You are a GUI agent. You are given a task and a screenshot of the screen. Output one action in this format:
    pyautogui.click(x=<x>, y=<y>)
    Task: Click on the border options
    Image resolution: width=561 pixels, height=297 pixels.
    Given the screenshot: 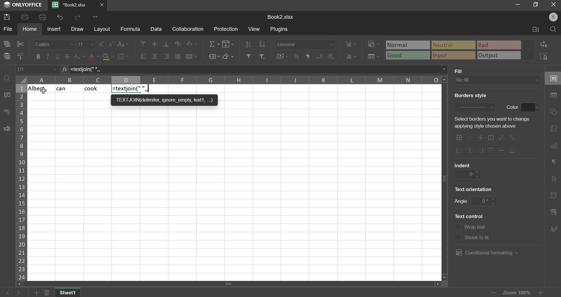 What is the action you would take?
    pyautogui.click(x=488, y=144)
    